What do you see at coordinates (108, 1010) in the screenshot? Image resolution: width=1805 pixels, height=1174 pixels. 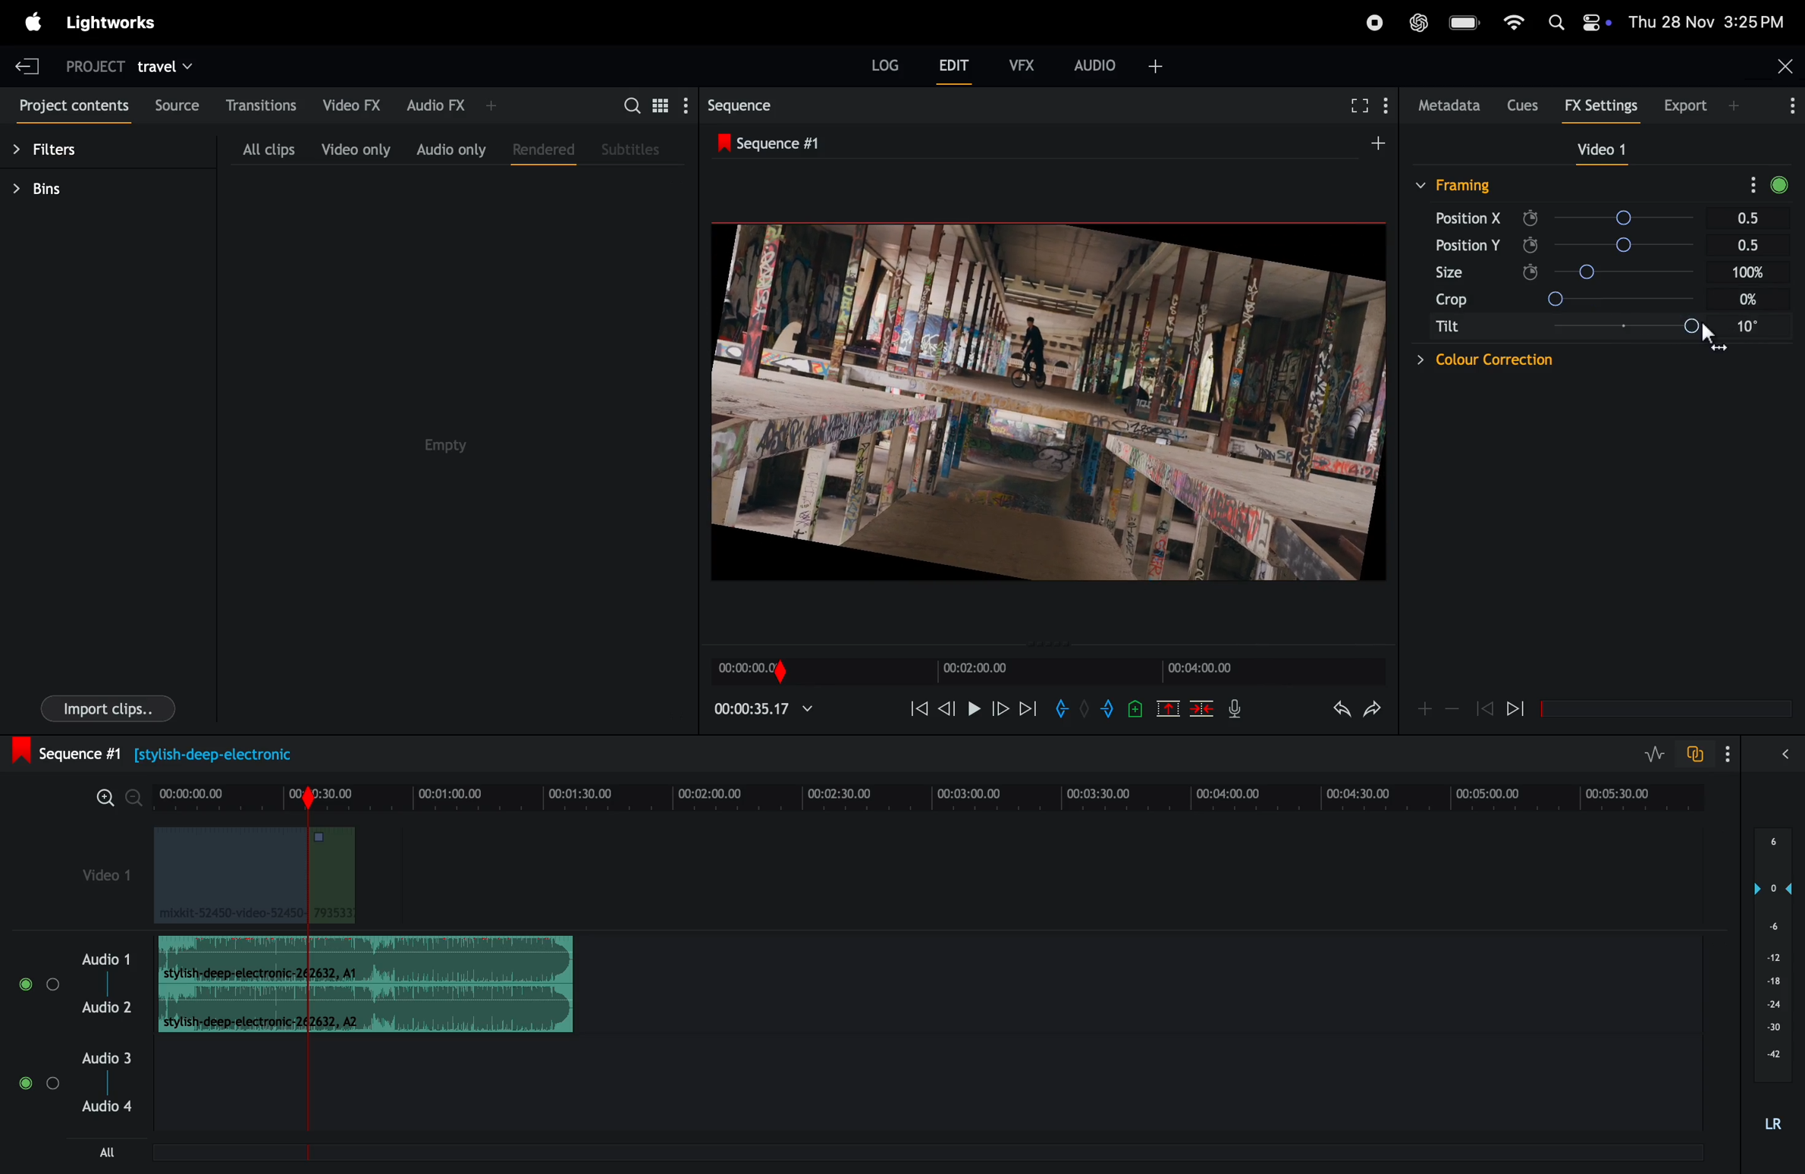 I see `Audio 2` at bounding box center [108, 1010].